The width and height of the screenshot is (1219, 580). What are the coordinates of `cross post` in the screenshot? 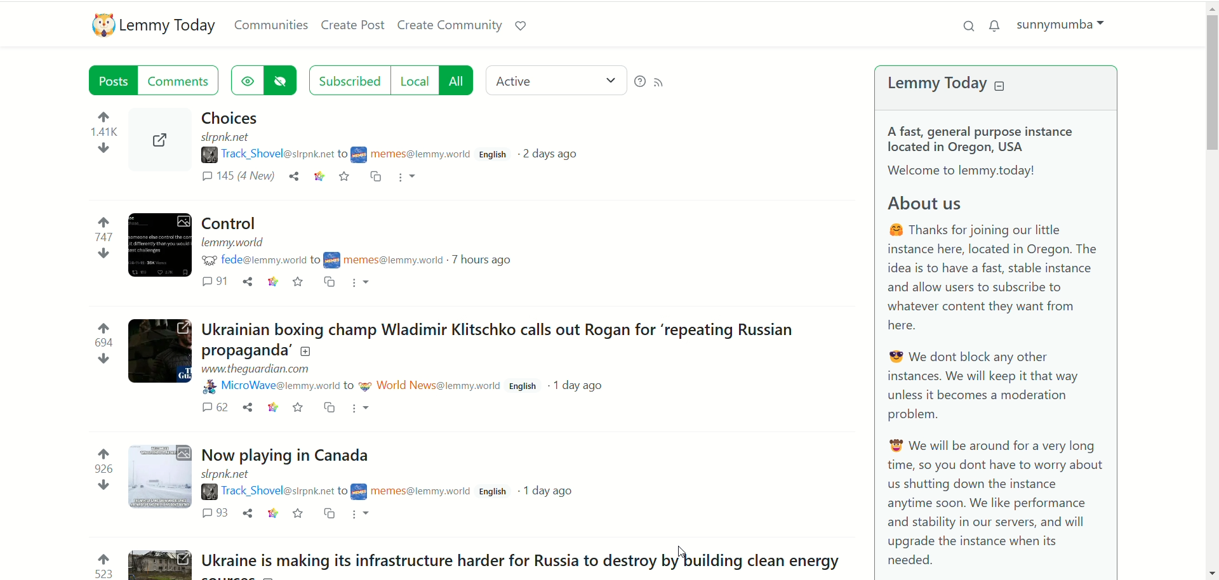 It's located at (327, 514).